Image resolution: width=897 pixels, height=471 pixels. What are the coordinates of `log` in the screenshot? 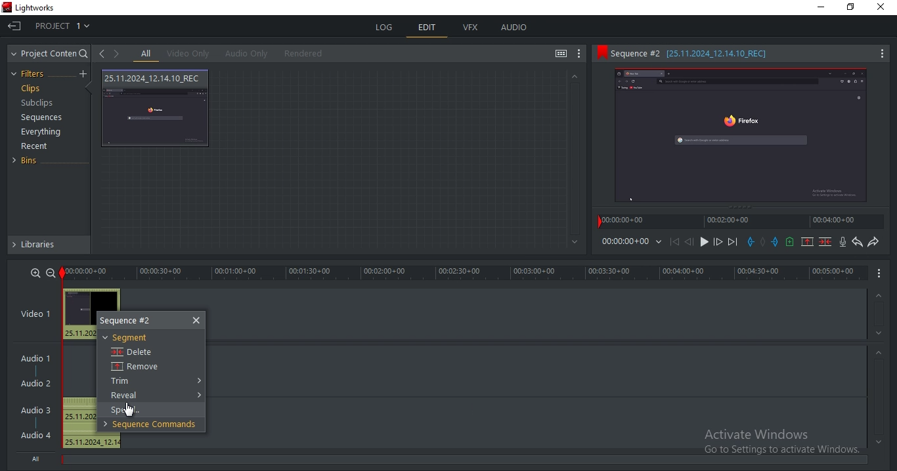 It's located at (385, 26).